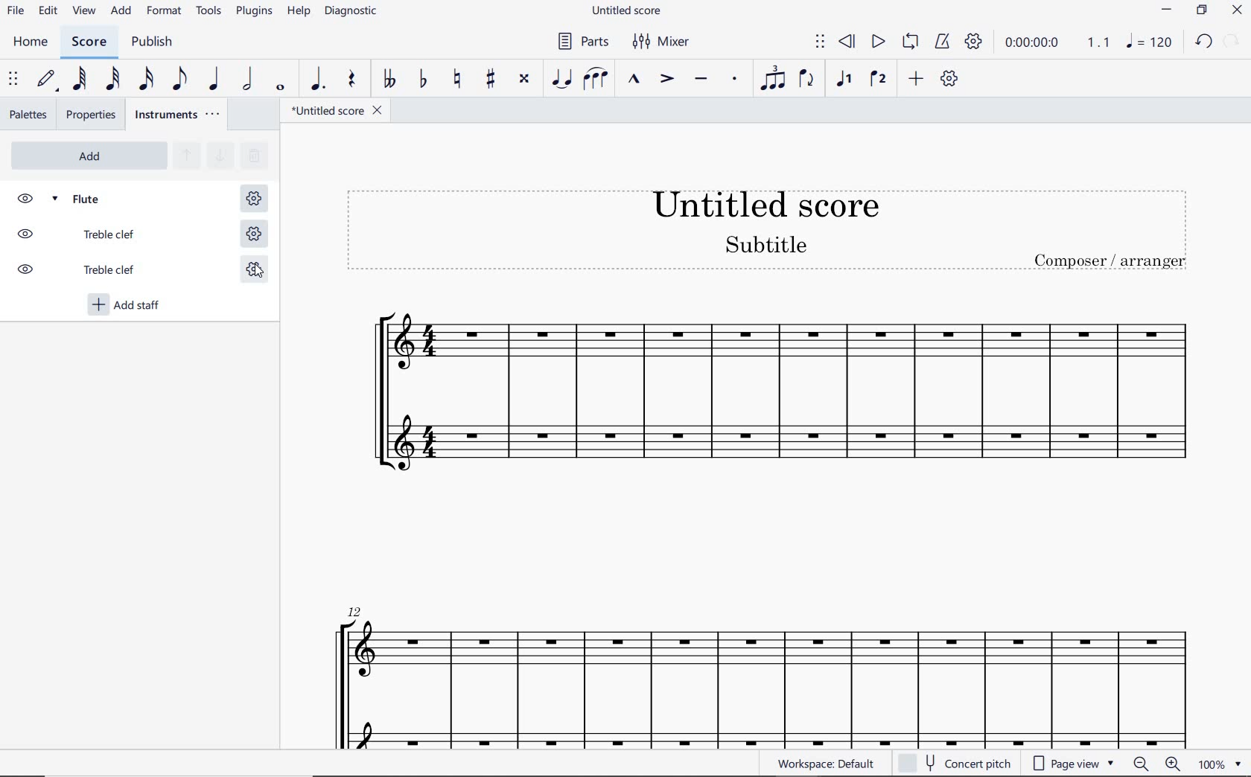  I want to click on HALF NOTE, so click(249, 80).